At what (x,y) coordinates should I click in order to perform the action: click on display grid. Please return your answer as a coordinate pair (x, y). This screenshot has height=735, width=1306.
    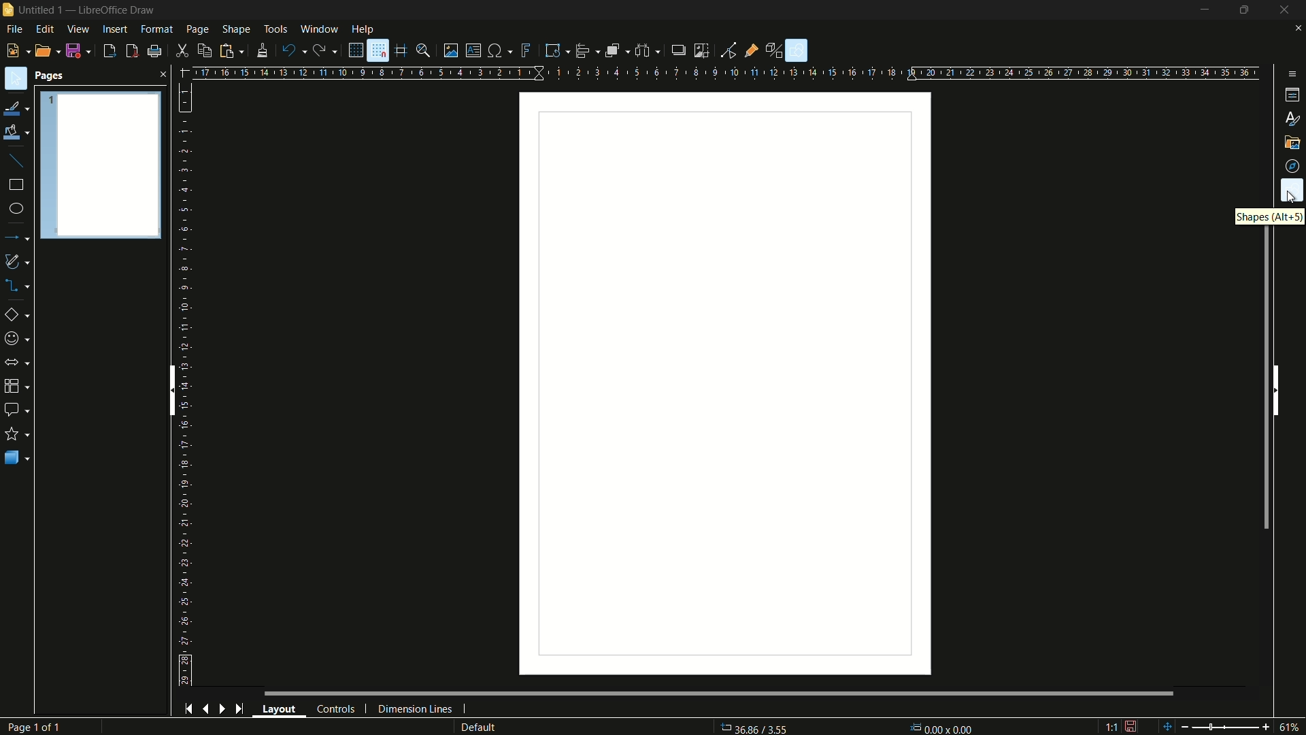
    Looking at the image, I should click on (354, 50).